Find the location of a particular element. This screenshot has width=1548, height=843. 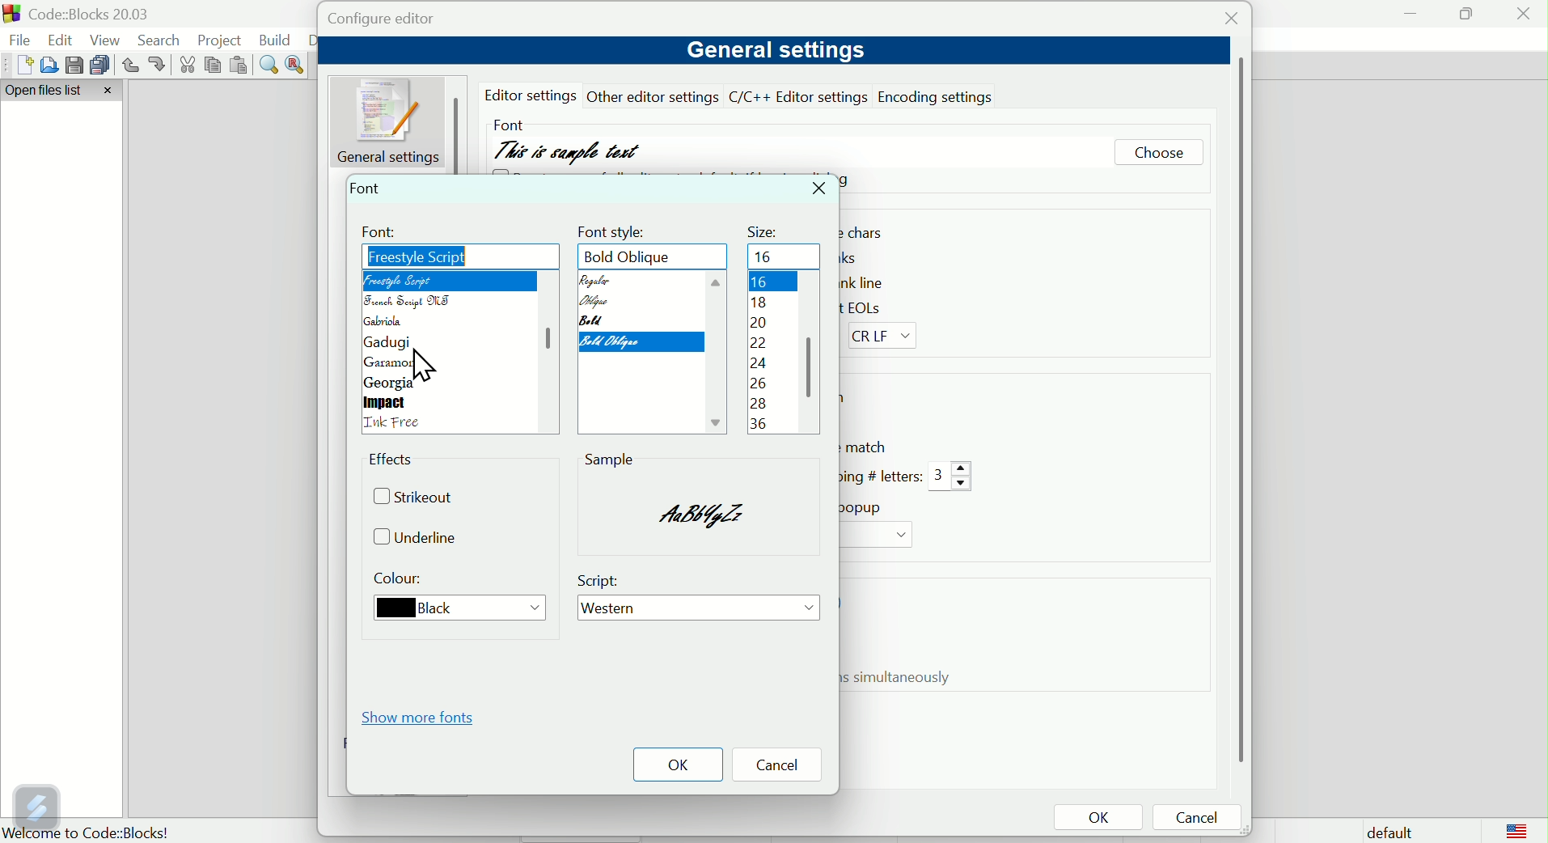

Drop down is located at coordinates (875, 536).